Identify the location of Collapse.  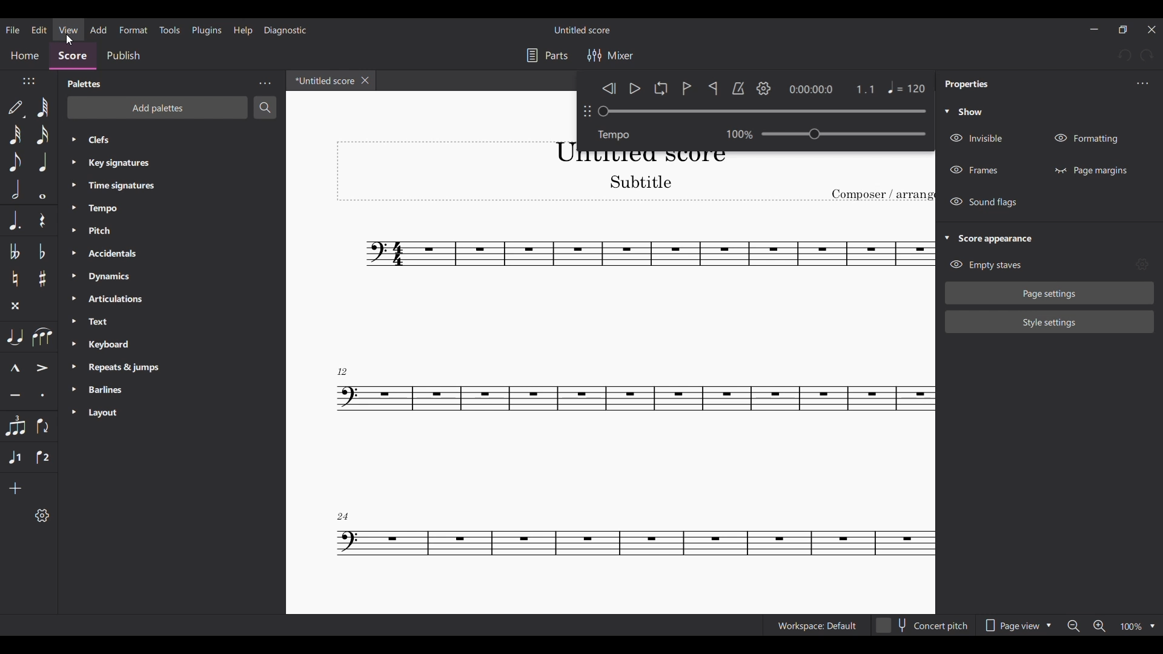
(947, 237).